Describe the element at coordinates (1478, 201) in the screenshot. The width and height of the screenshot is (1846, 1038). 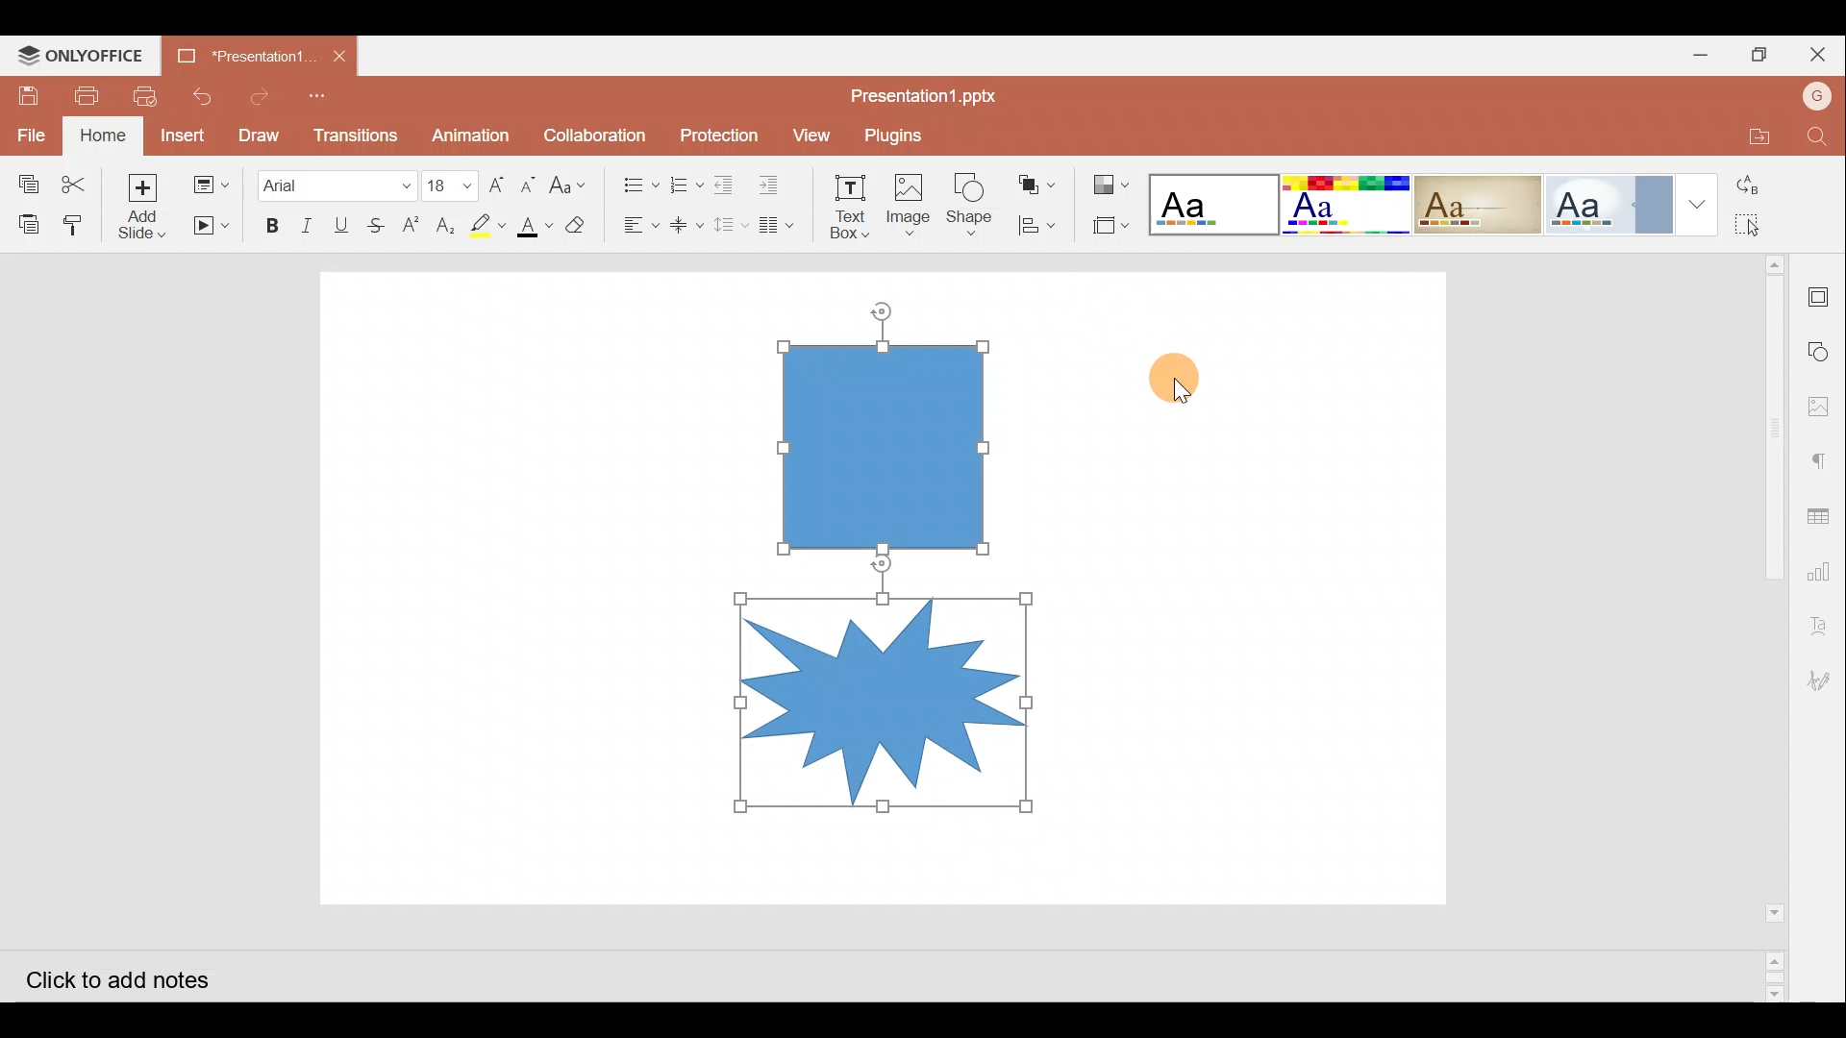
I see `Classic` at that location.